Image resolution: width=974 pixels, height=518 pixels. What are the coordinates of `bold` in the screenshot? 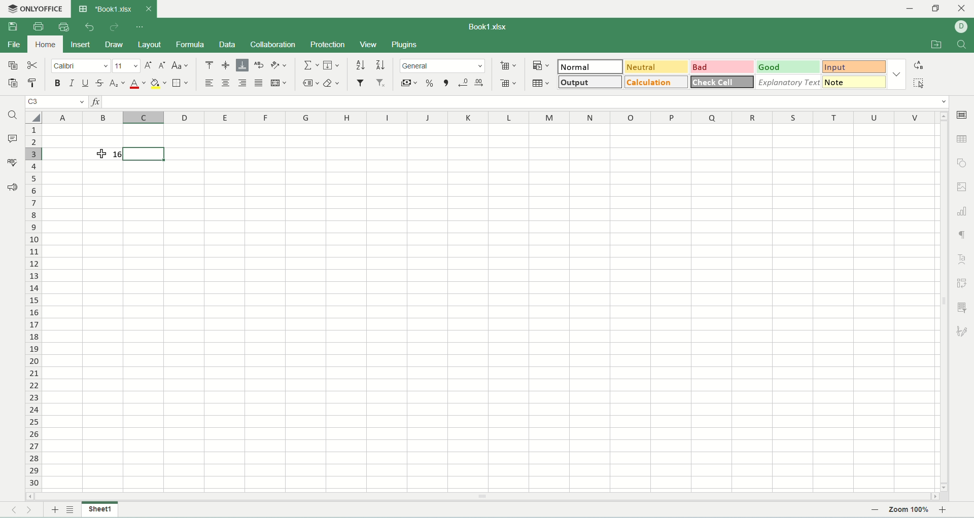 It's located at (58, 84).